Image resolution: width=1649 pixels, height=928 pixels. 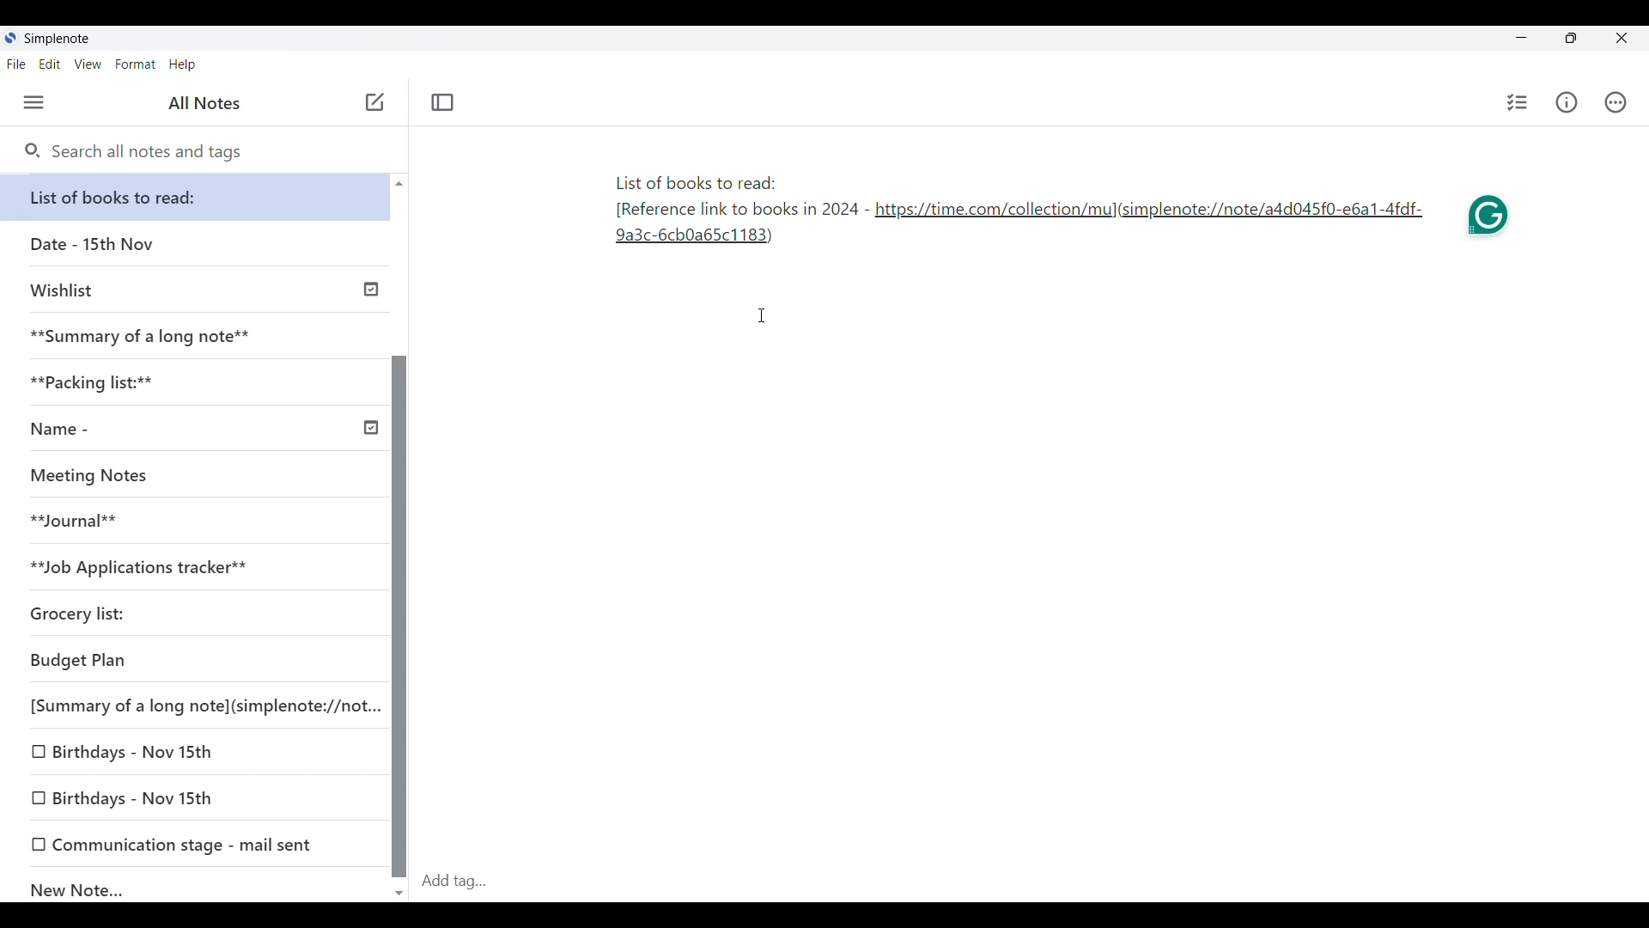 I want to click on Info, so click(x=1567, y=102).